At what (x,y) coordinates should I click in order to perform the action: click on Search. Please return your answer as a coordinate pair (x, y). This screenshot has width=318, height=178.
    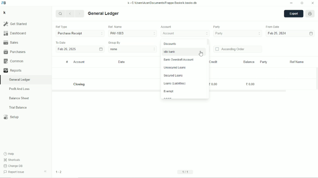
    Looking at the image, I should click on (60, 13).